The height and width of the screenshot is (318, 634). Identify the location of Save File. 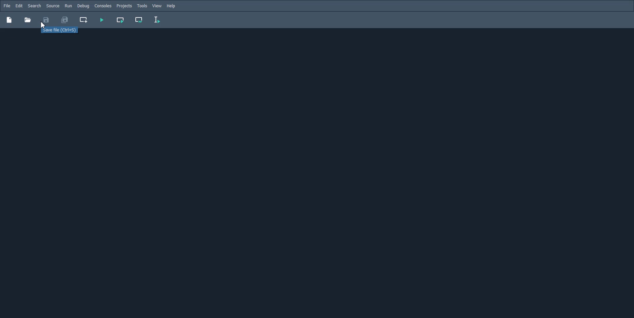
(46, 20).